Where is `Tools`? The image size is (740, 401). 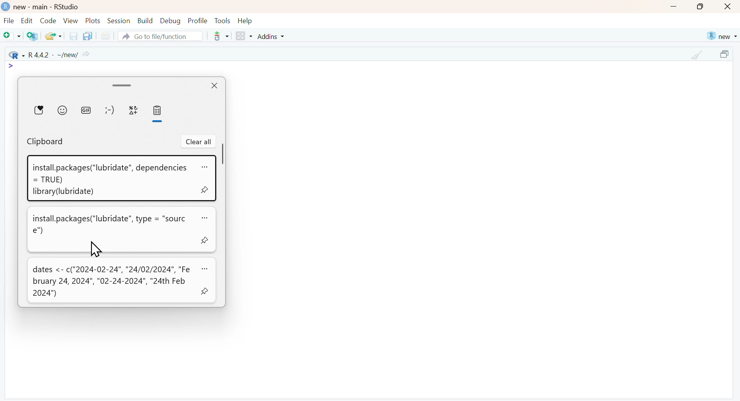 Tools is located at coordinates (222, 20).